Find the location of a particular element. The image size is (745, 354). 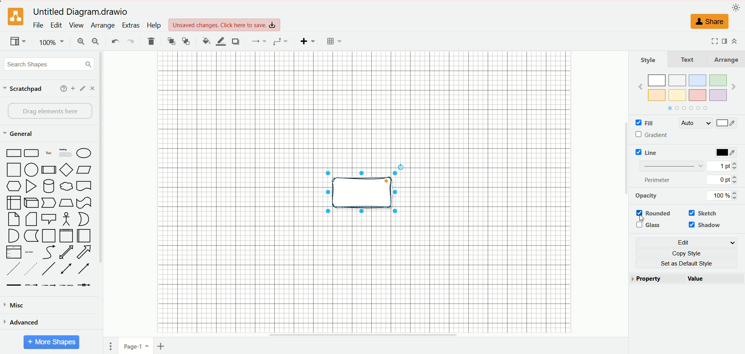

100% is located at coordinates (724, 196).